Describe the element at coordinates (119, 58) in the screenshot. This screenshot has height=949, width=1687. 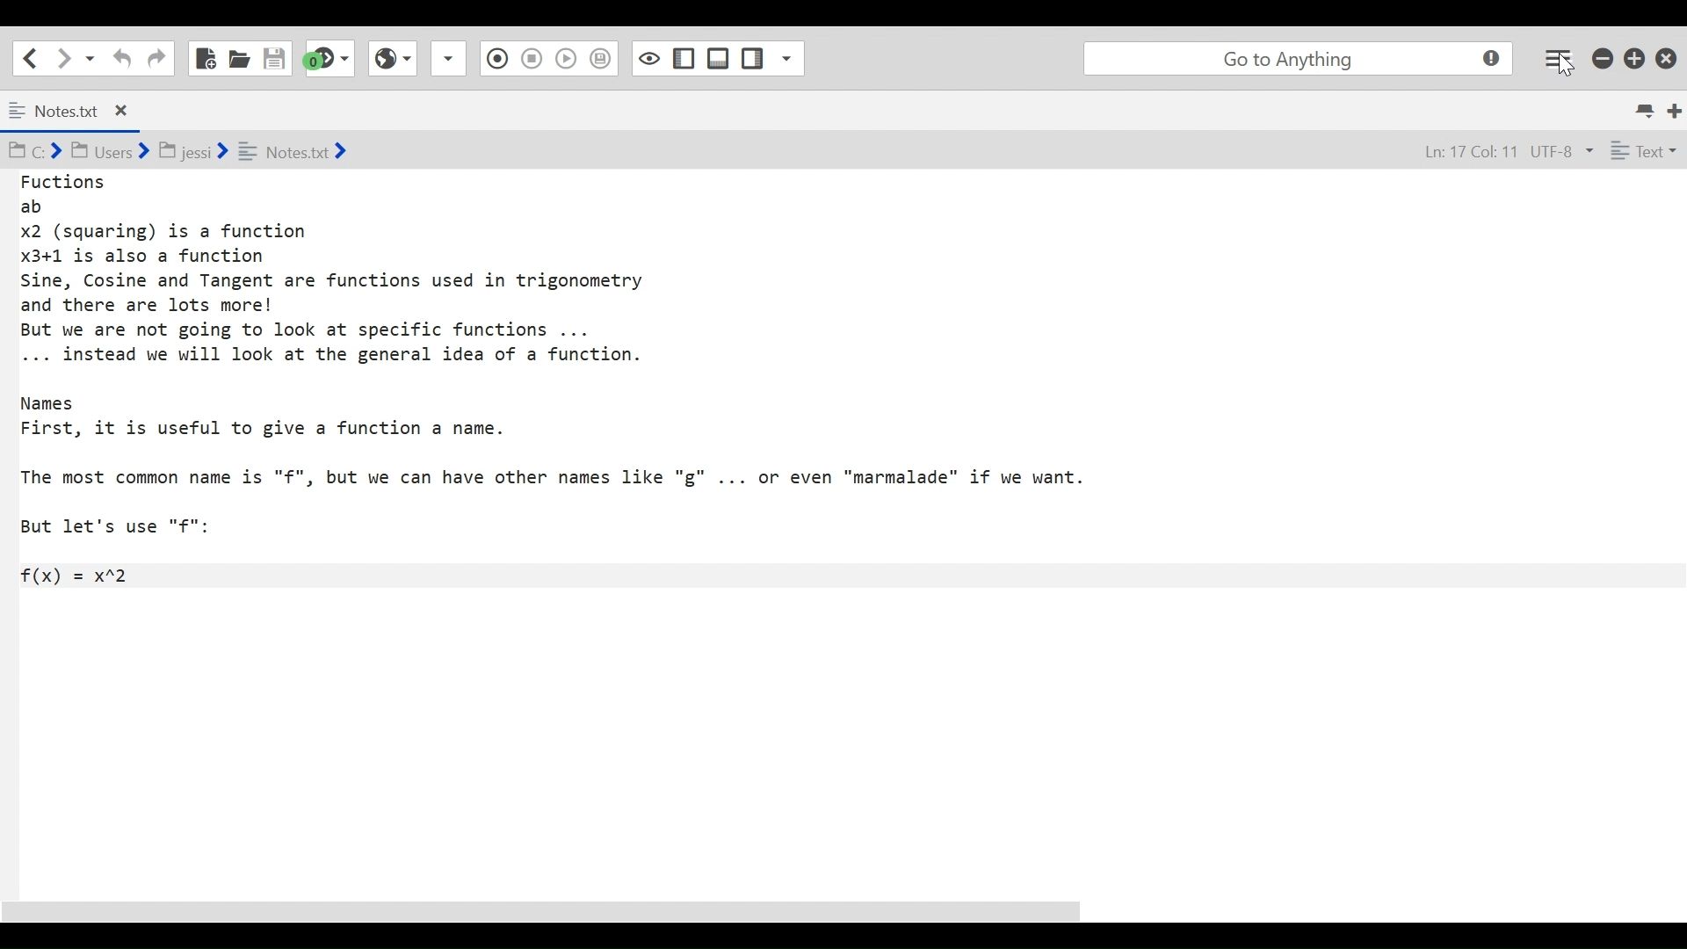
I see `Undo` at that location.